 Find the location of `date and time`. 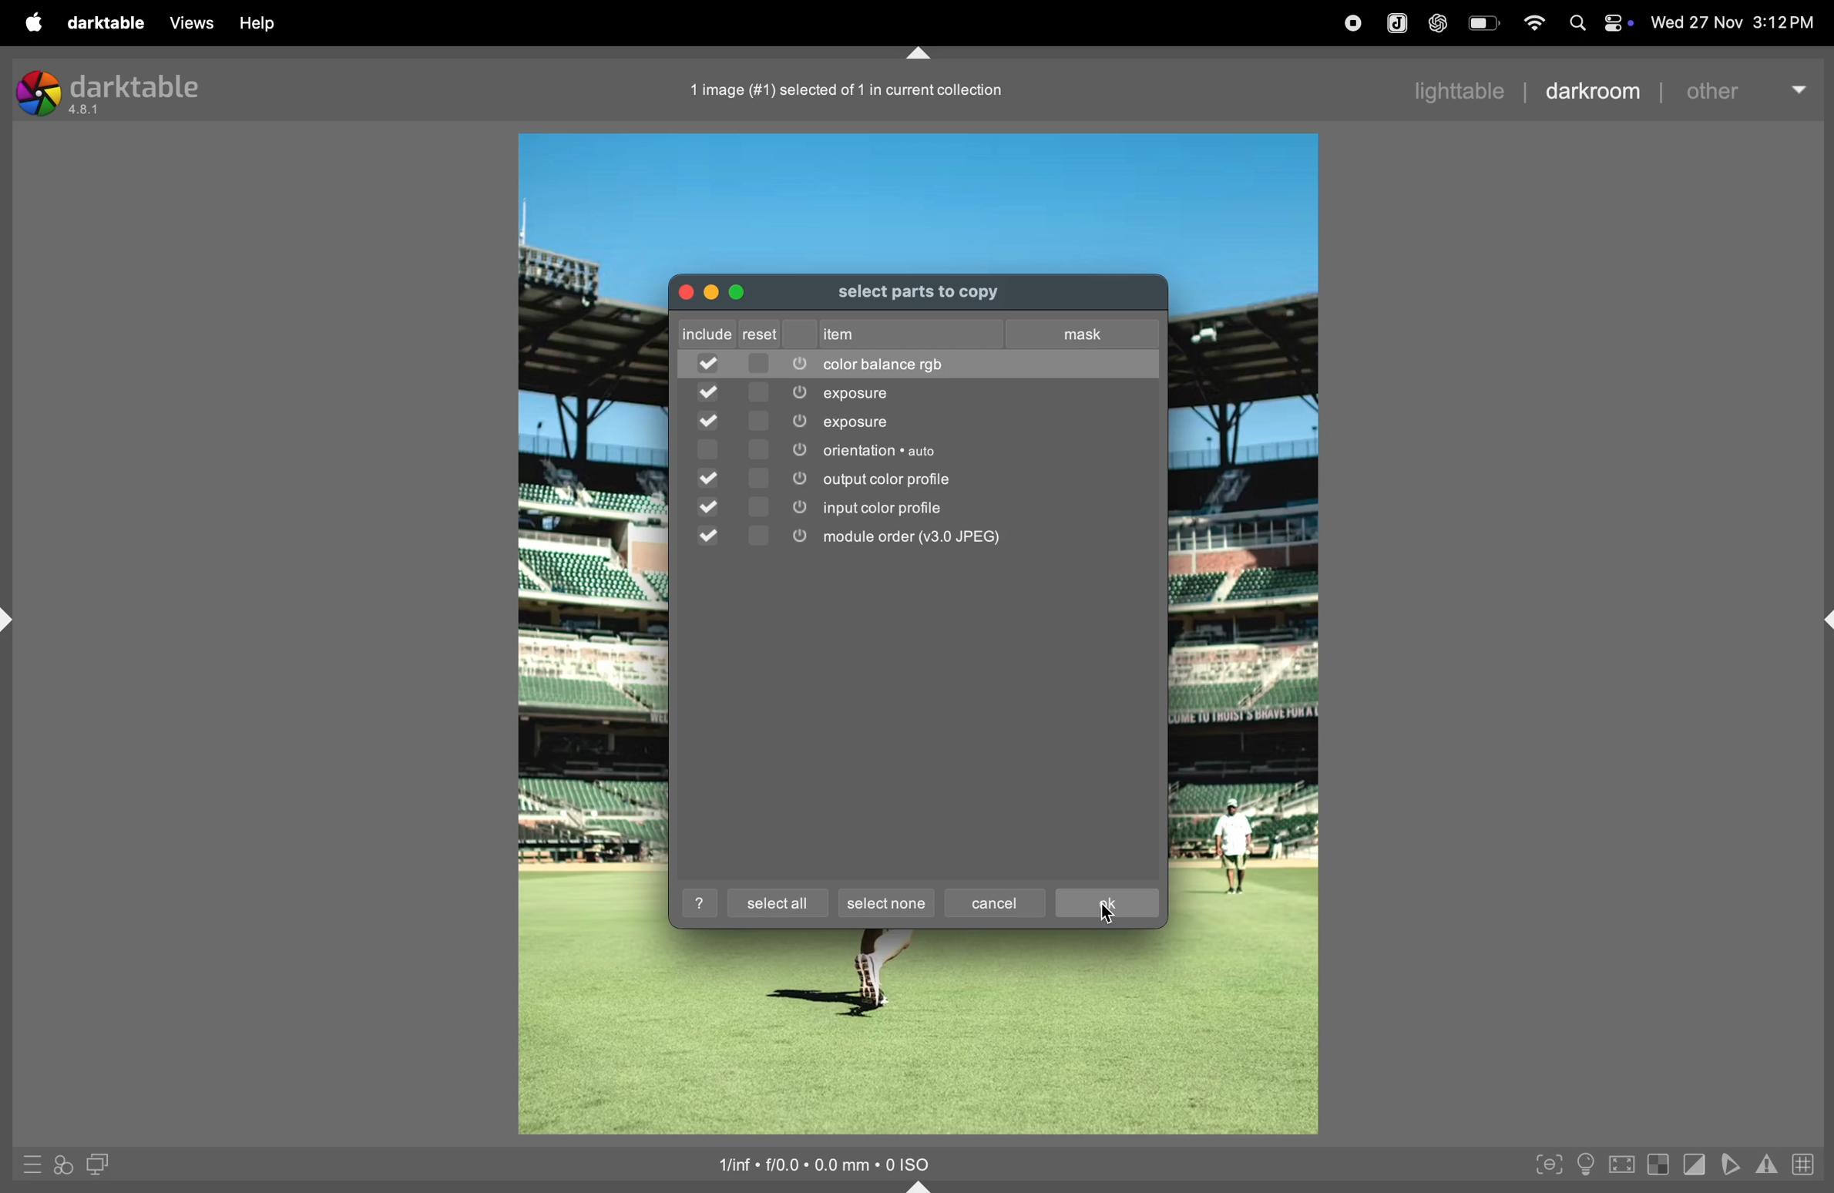

date and time is located at coordinates (1732, 23).